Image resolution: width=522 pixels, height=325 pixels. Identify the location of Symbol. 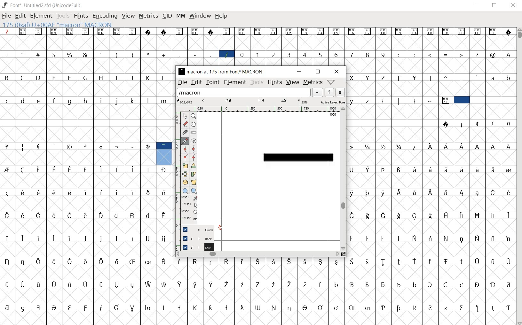
(336, 261).